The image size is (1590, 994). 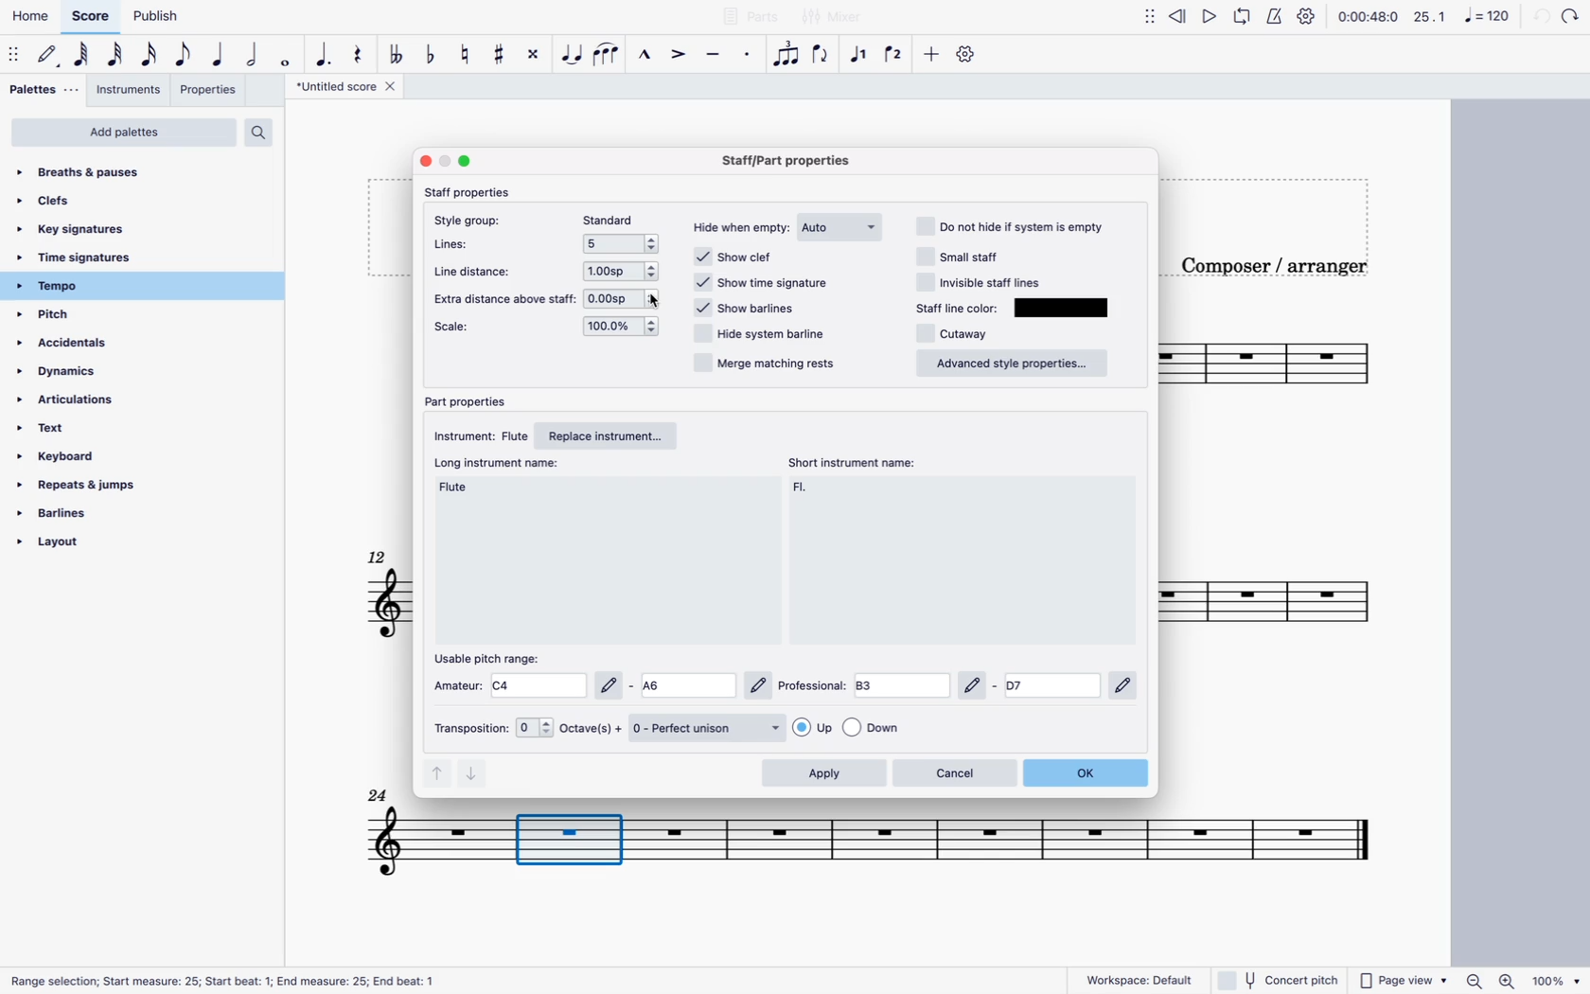 I want to click on score, so click(x=1263, y=605).